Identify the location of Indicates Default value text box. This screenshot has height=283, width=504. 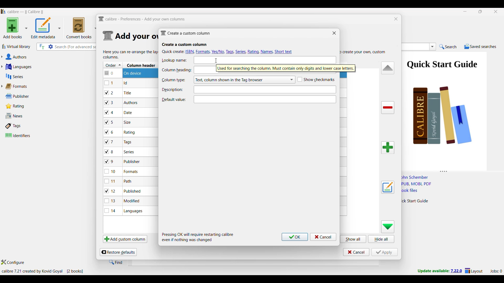
(174, 100).